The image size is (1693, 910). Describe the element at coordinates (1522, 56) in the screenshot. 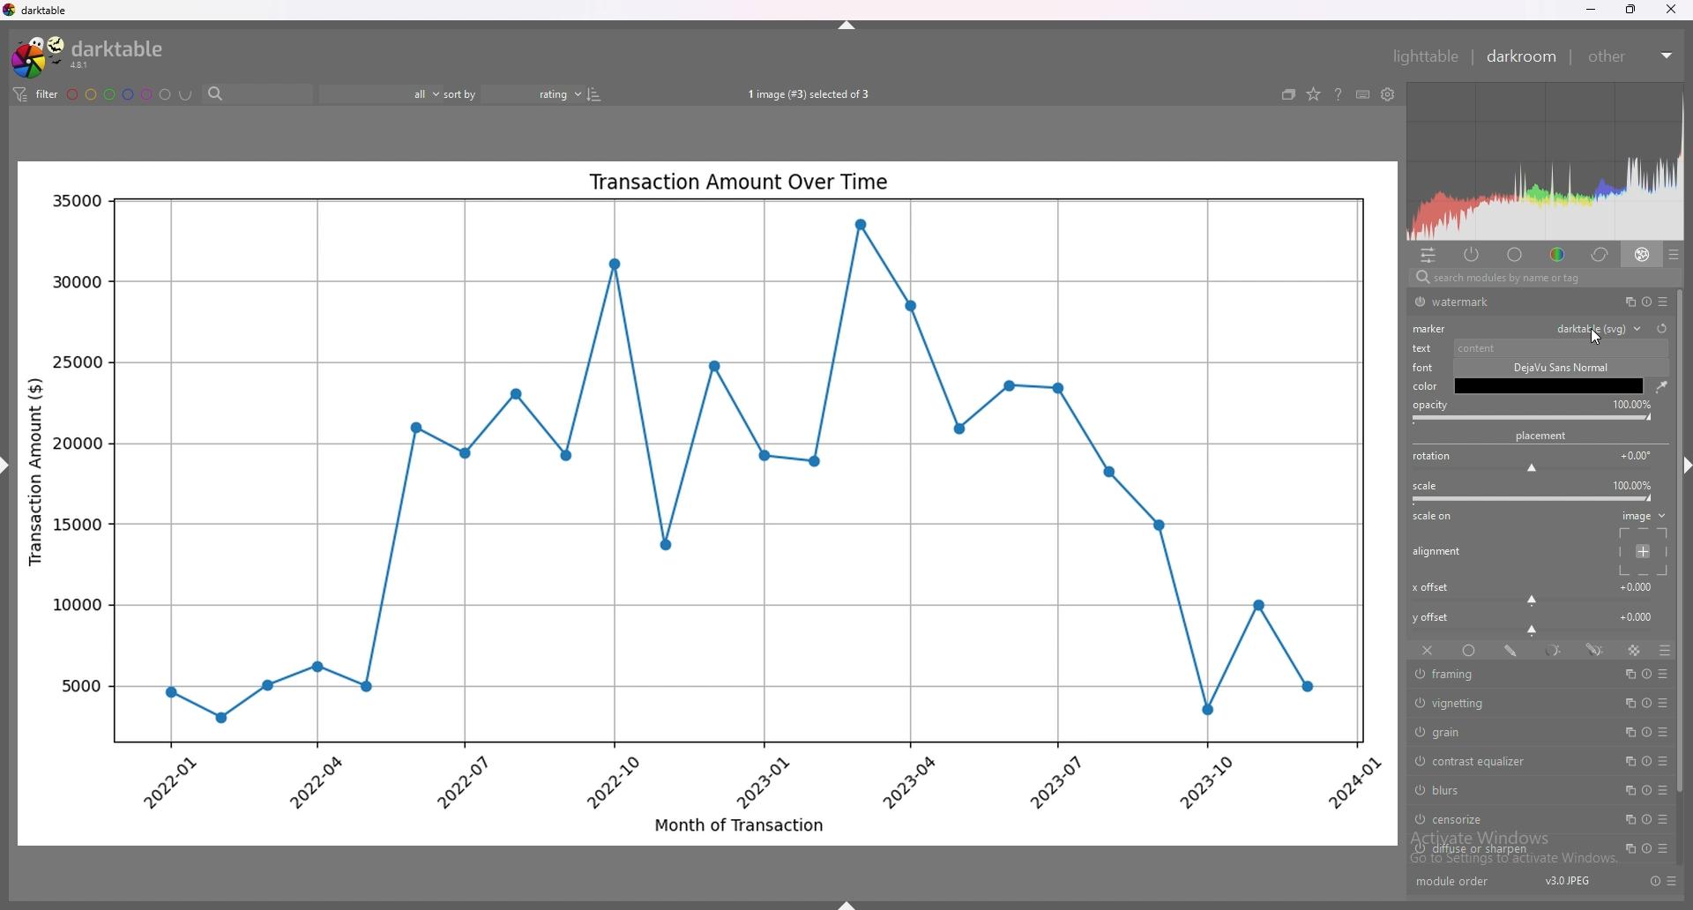

I see `darkroom` at that location.